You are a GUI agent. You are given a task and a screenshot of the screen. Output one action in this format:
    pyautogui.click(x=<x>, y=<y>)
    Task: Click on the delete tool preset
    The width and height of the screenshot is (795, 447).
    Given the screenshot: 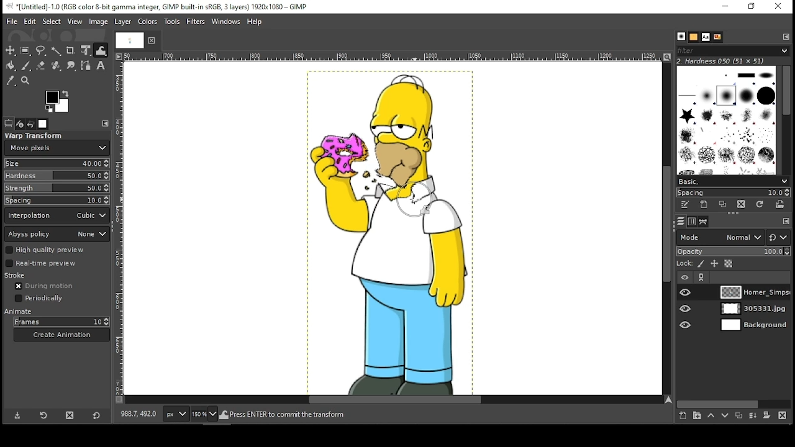 What is the action you would take?
    pyautogui.click(x=69, y=416)
    